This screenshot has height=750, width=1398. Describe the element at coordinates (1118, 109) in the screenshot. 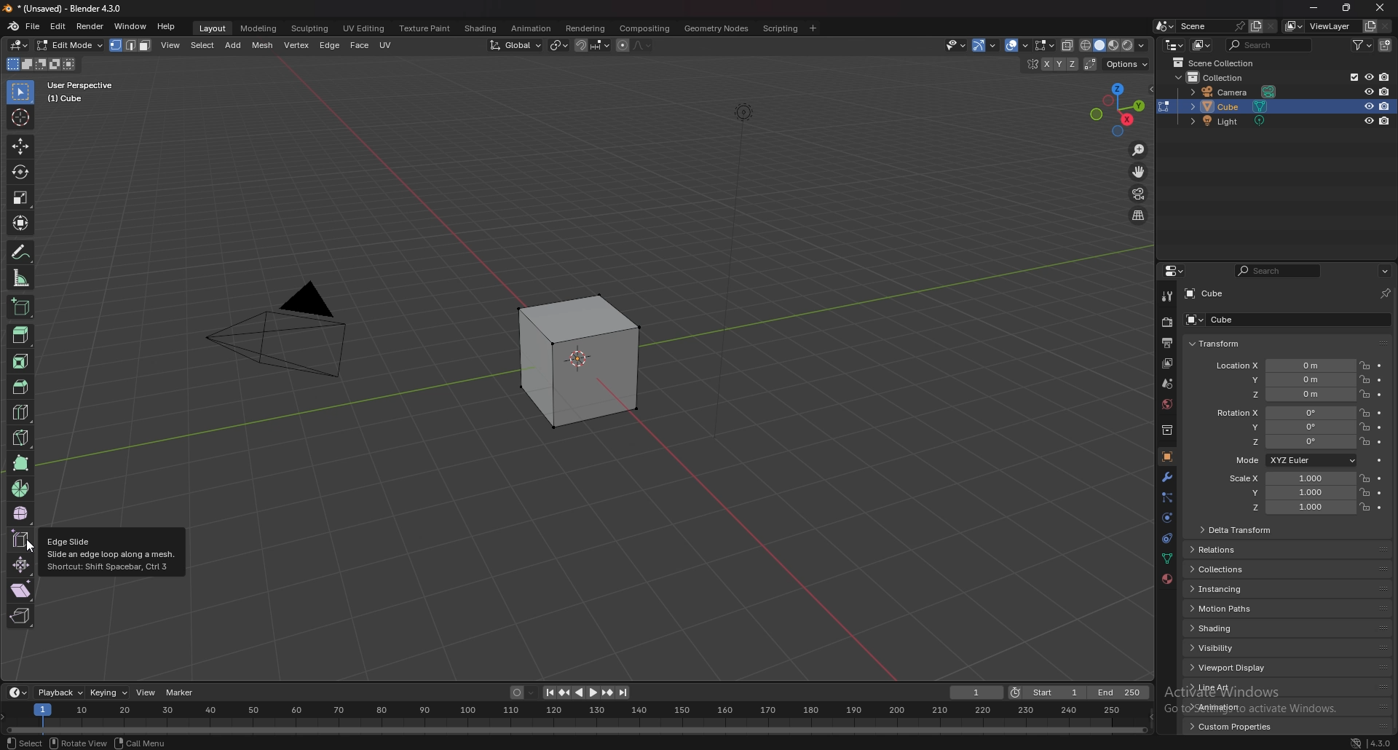

I see `use a preset viewpoint` at that location.